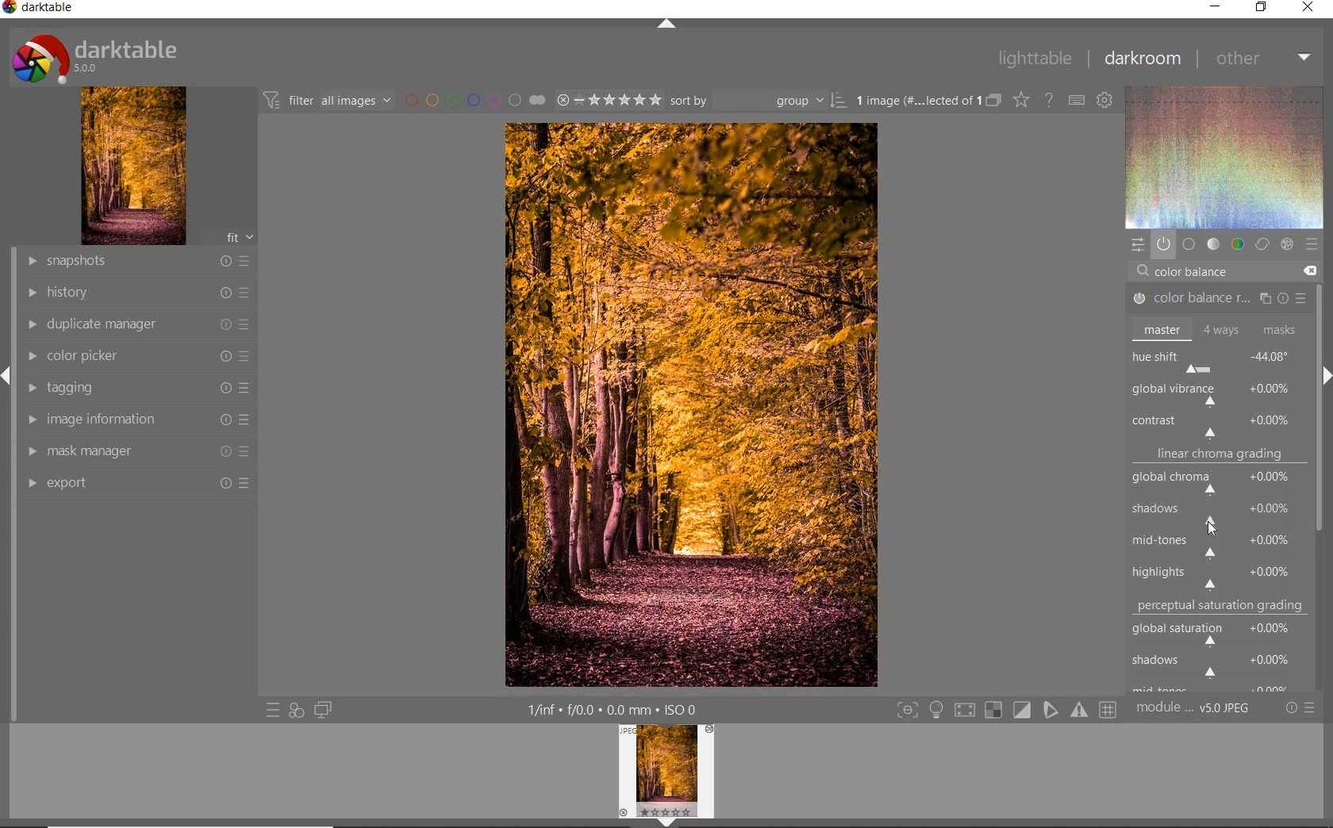 The height and width of the screenshot is (828, 1333). I want to click on system logo or name, so click(101, 57).